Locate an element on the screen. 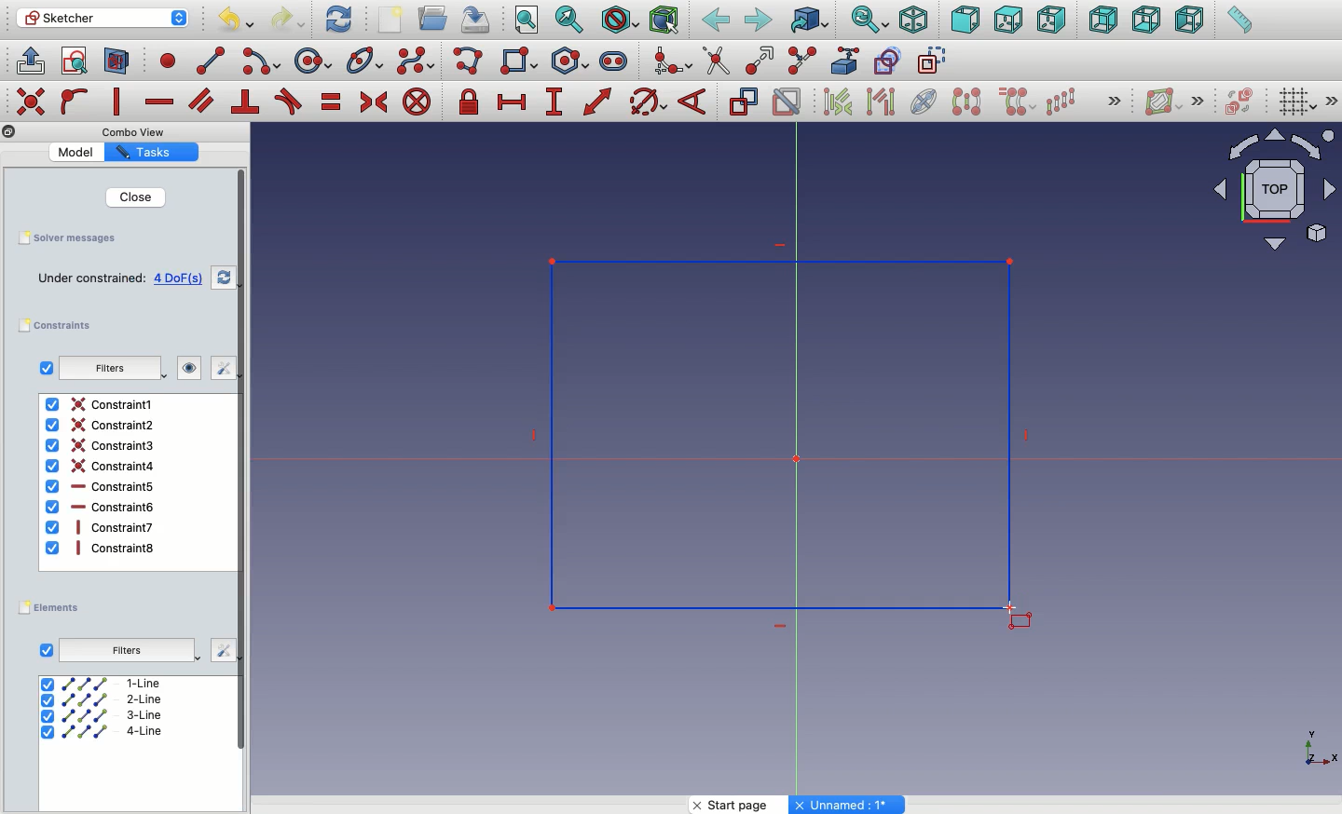 The width and height of the screenshot is (1342, 814). edit is located at coordinates (215, 368).